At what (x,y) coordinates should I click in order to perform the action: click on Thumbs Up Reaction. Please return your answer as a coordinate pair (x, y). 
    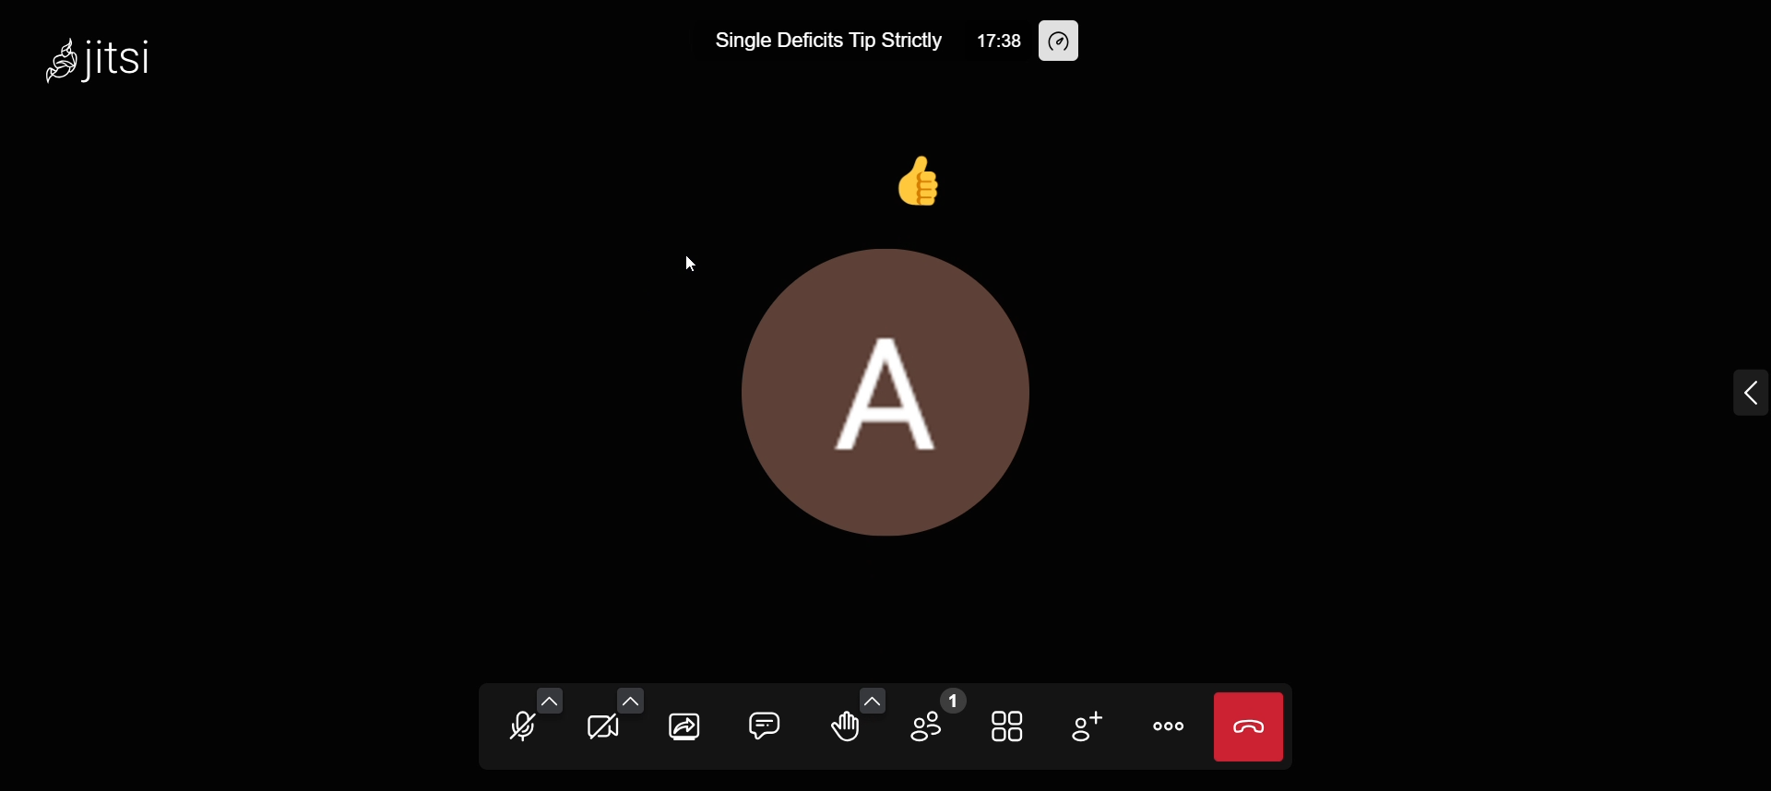
    Looking at the image, I should click on (913, 182).